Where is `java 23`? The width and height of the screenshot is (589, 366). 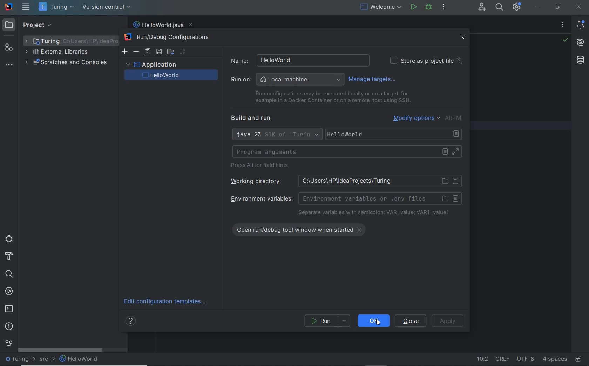
java 23 is located at coordinates (276, 135).